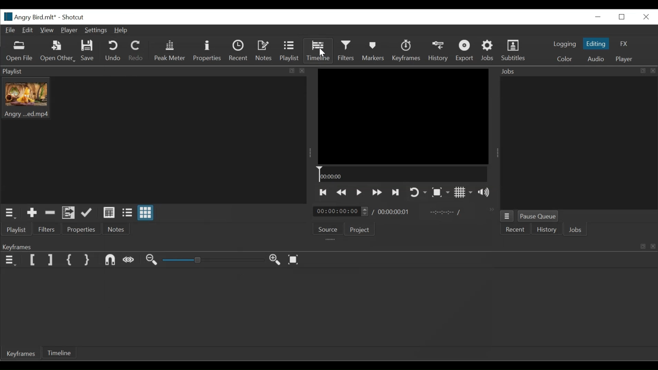 This screenshot has height=370, width=658. I want to click on Open Files, so click(20, 51).